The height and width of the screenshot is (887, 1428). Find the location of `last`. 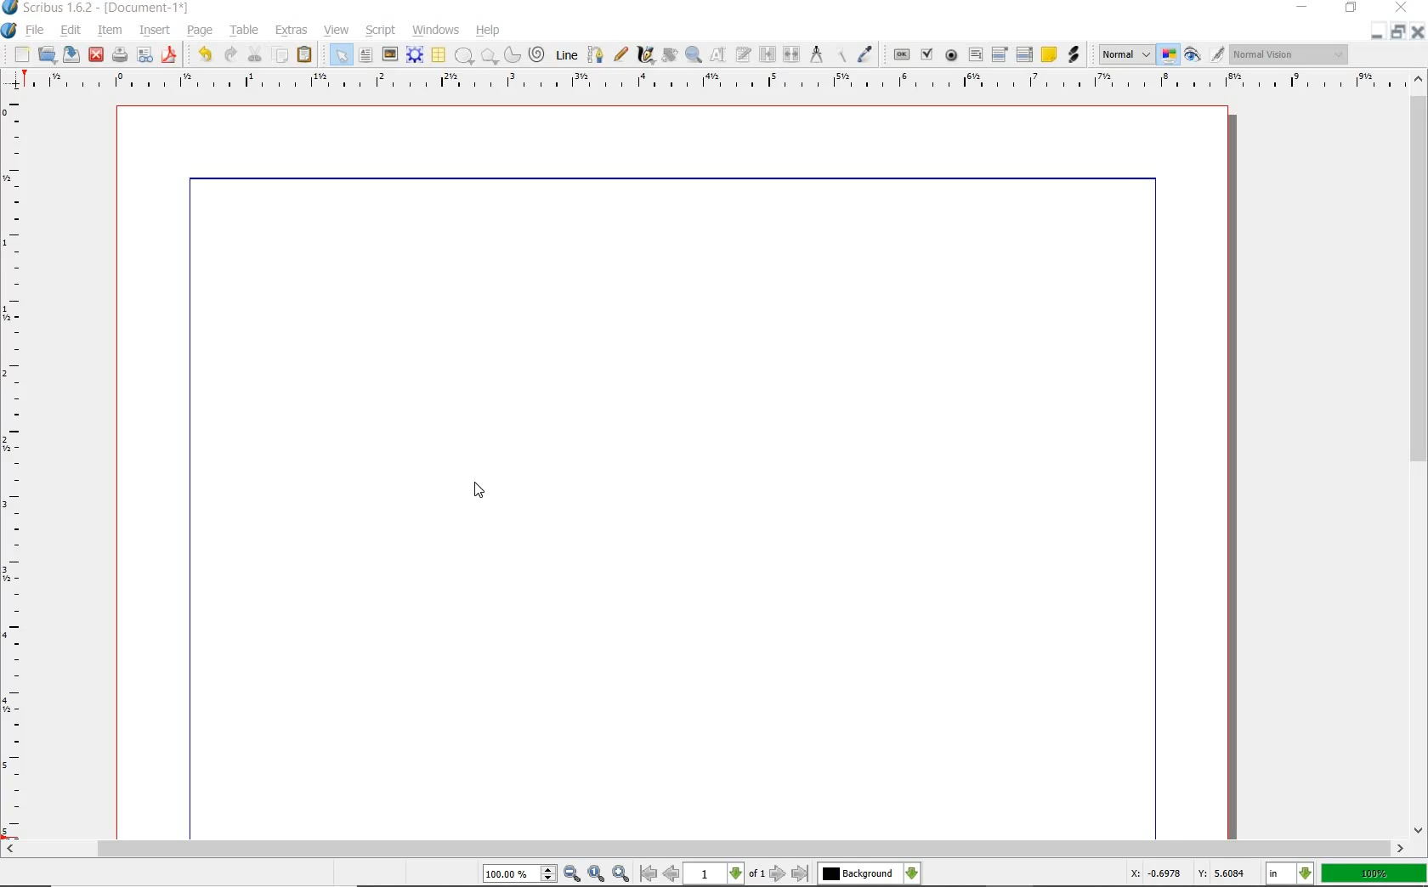

last is located at coordinates (799, 874).